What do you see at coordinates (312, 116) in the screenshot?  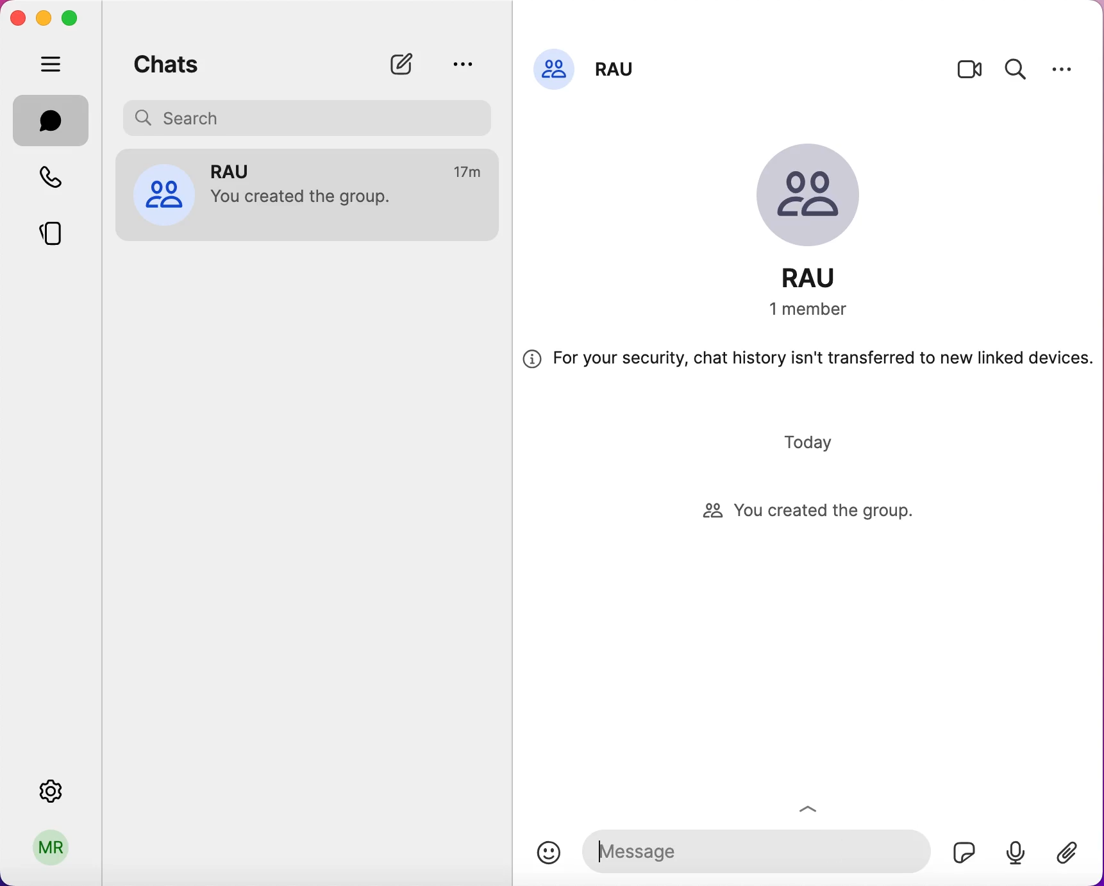 I see `search bar` at bounding box center [312, 116].